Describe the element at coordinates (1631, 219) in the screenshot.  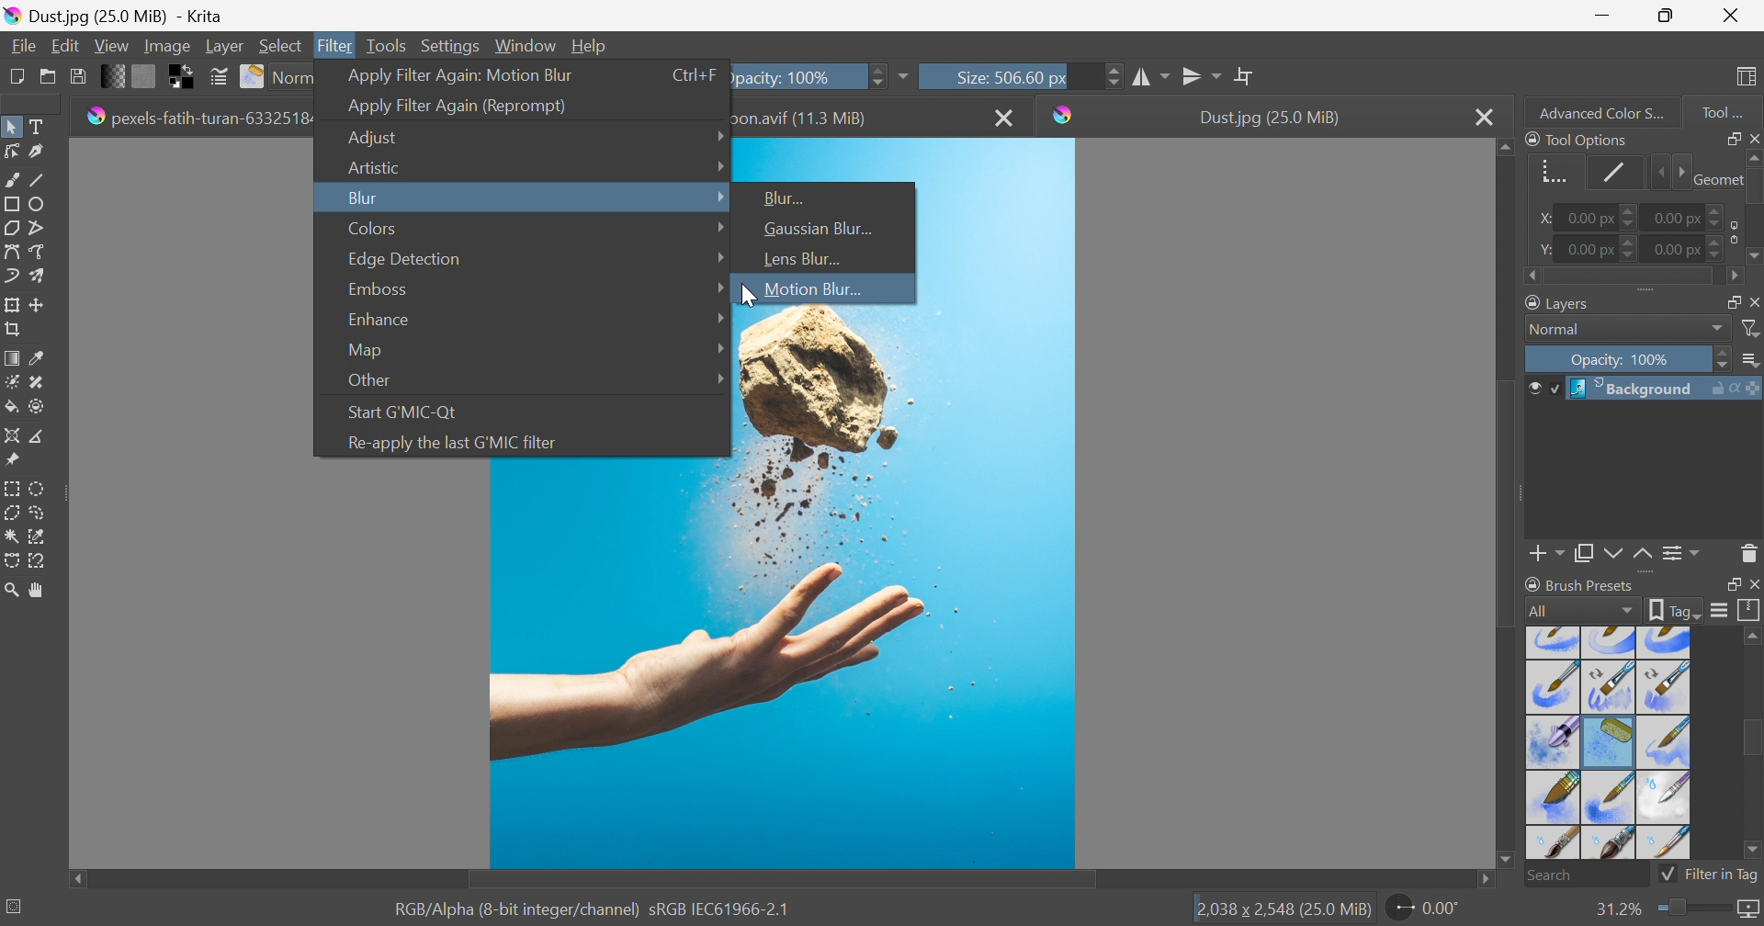
I see `Slider` at that location.